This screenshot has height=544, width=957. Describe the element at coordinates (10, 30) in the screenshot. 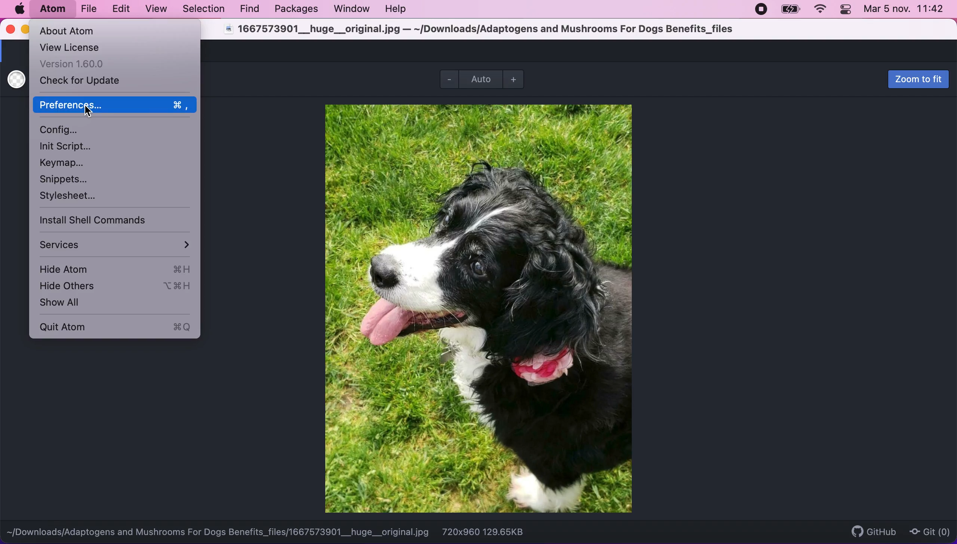

I see `close` at that location.